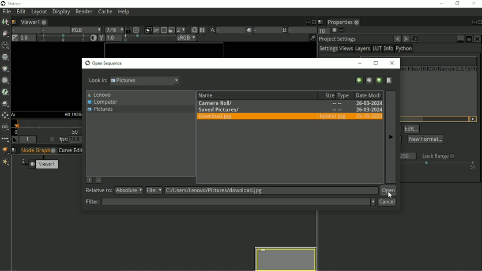 This screenshot has width=482, height=271. Describe the element at coordinates (85, 12) in the screenshot. I see `Render` at that location.